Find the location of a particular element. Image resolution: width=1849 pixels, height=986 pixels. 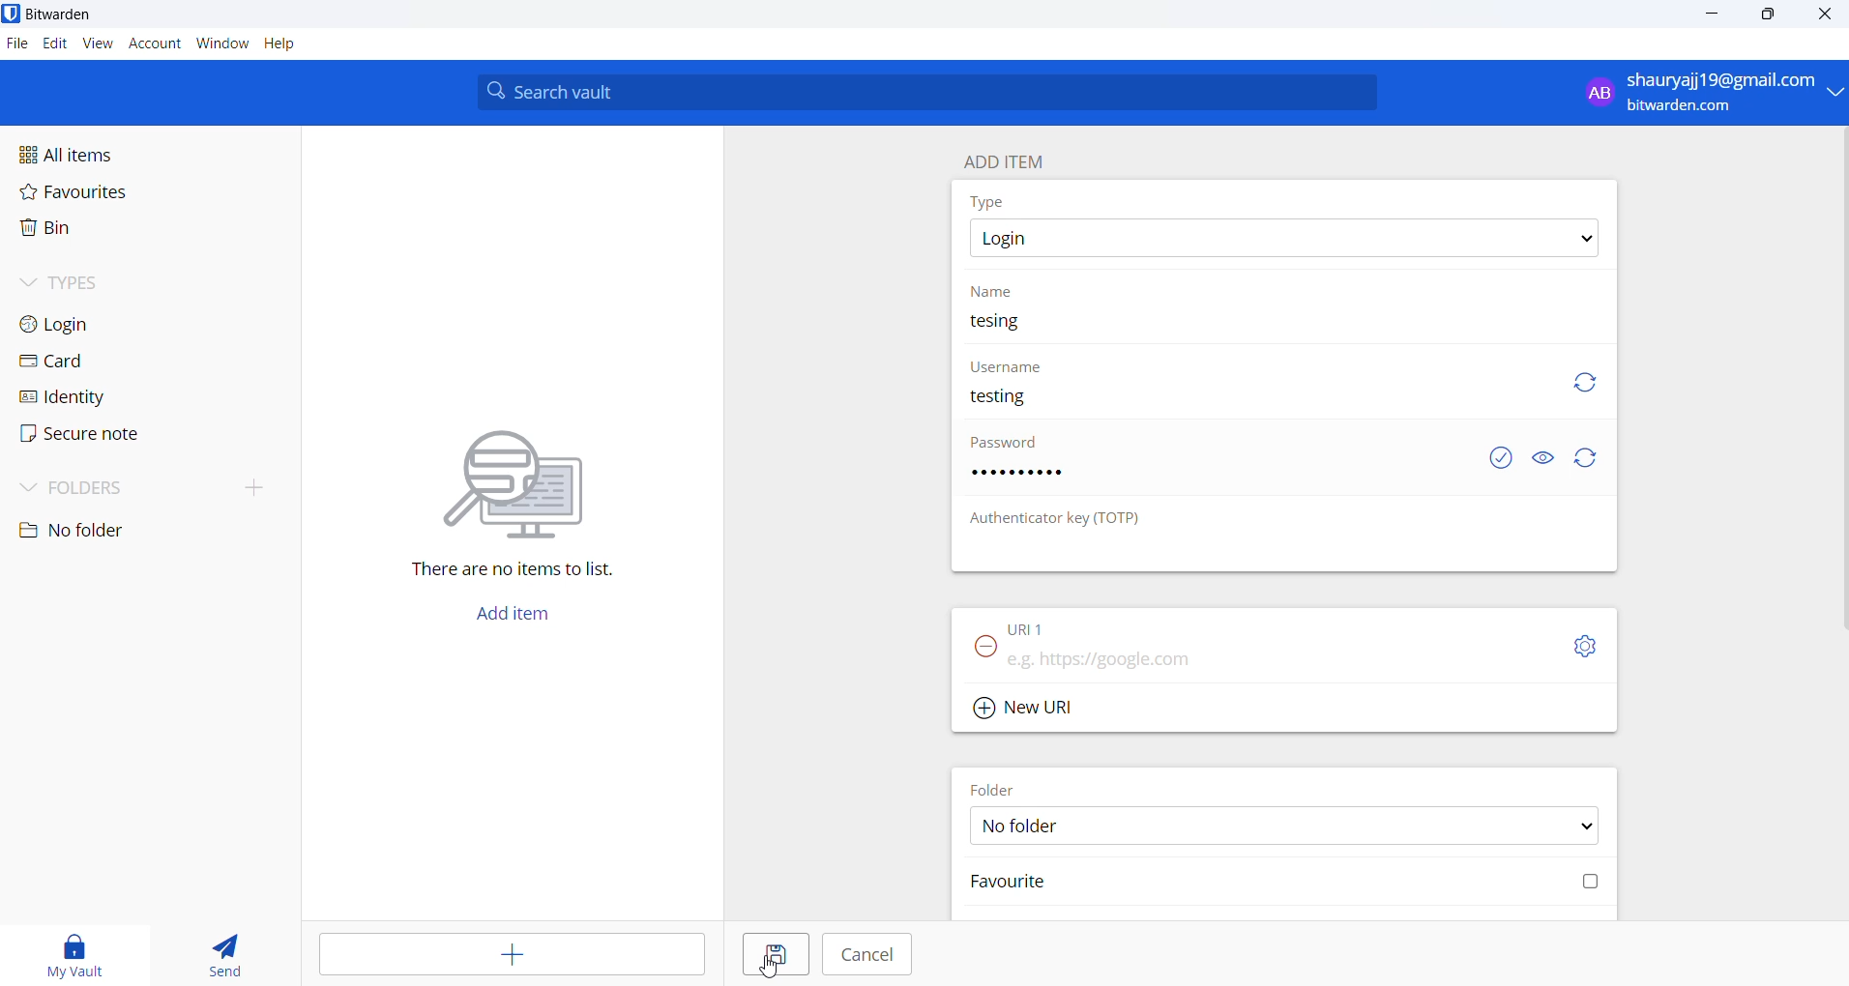

folders is located at coordinates (116, 490).